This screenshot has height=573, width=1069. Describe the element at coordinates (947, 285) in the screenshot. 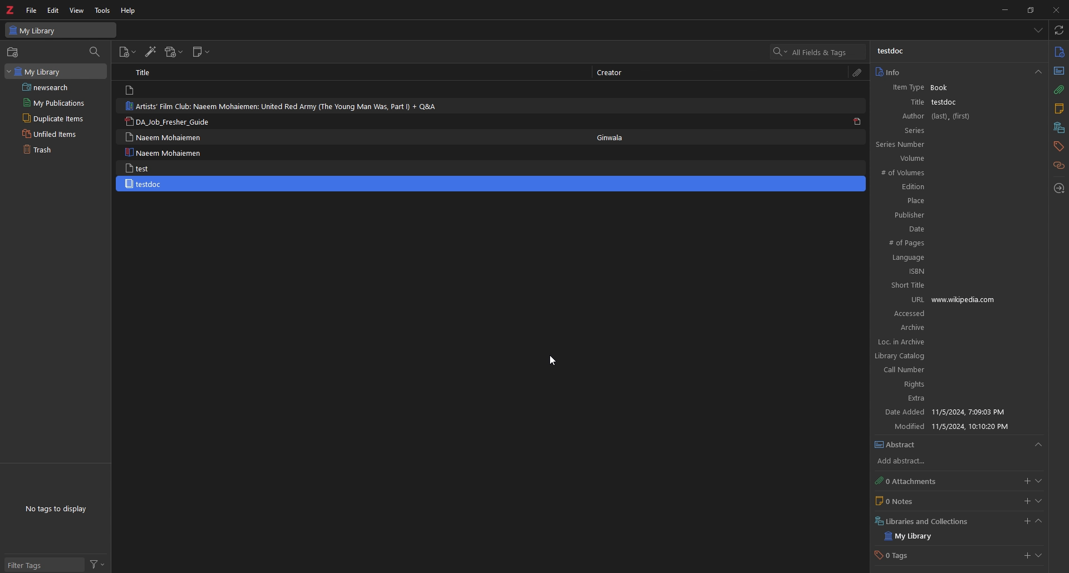

I see `Short Title` at that location.